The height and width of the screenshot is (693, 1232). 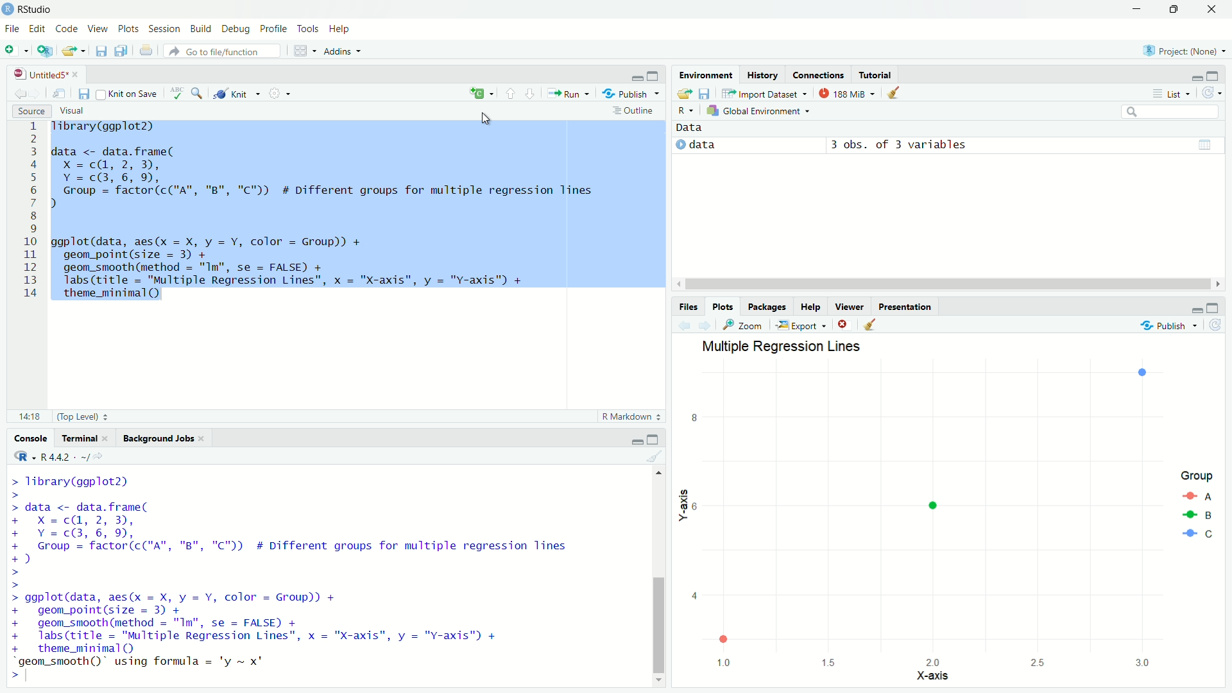 I want to click on scroll bar, so click(x=952, y=284).